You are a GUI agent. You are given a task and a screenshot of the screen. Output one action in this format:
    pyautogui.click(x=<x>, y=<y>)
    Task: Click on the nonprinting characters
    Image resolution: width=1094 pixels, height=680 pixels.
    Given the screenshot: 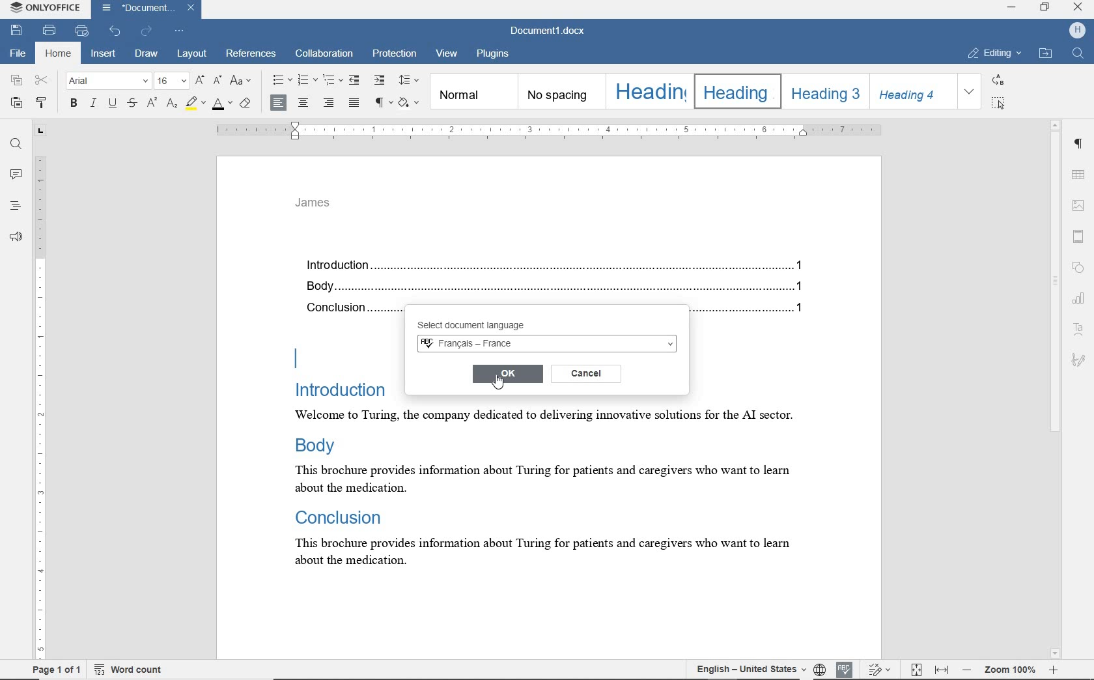 What is the action you would take?
    pyautogui.click(x=382, y=102)
    